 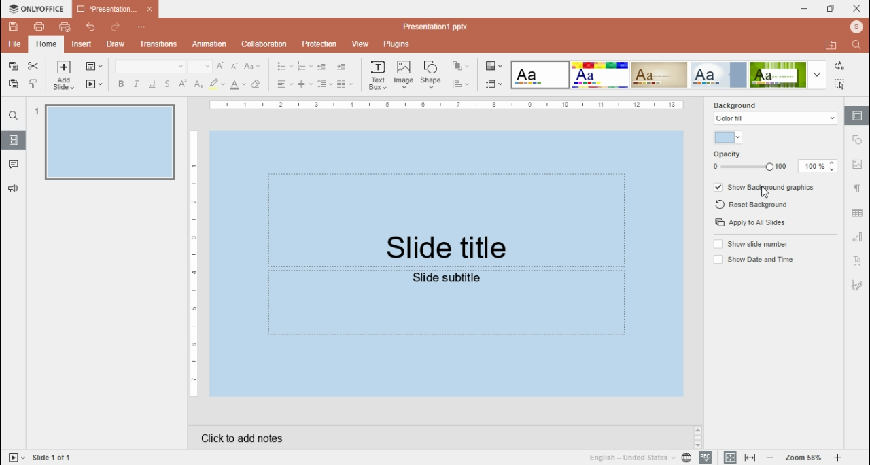 I want to click on cut, so click(x=33, y=66).